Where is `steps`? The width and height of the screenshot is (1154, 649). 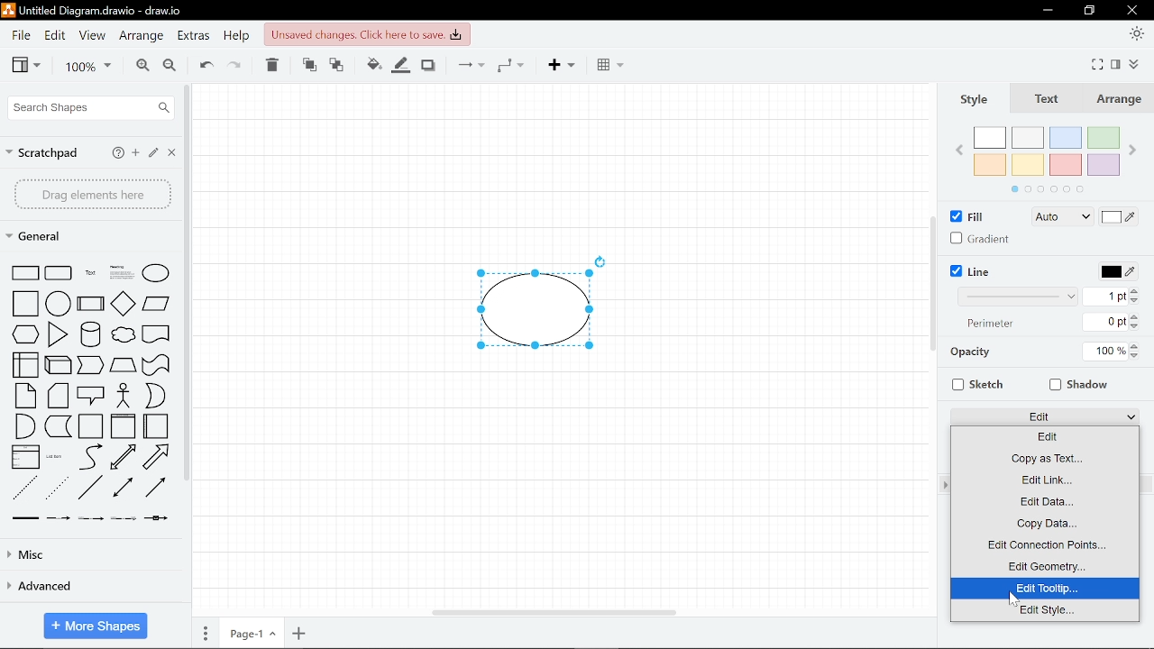 steps is located at coordinates (92, 366).